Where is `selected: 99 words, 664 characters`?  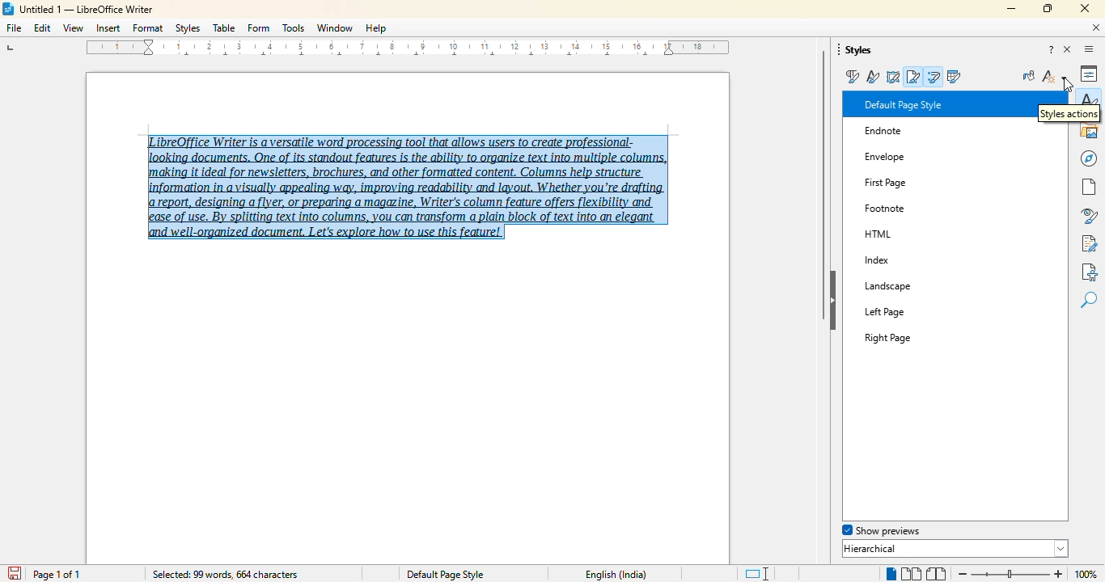
selected: 99 words, 664 characters is located at coordinates (224, 575).